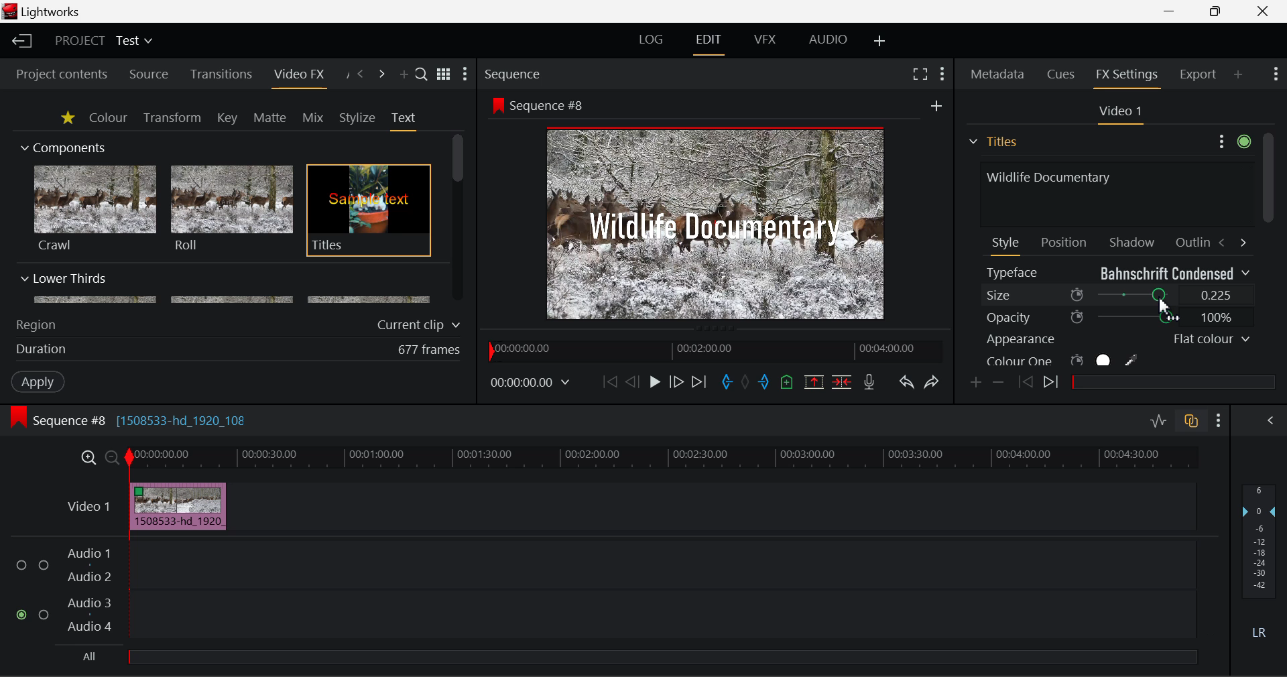 The width and height of the screenshot is (1287, 677). What do you see at coordinates (764, 40) in the screenshot?
I see `VFX Layout` at bounding box center [764, 40].